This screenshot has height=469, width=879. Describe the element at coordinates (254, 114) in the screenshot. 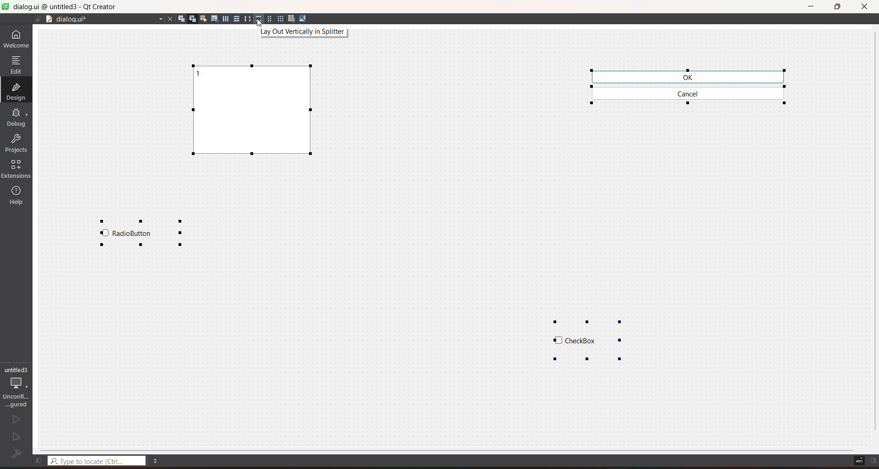

I see `selected widget` at that location.